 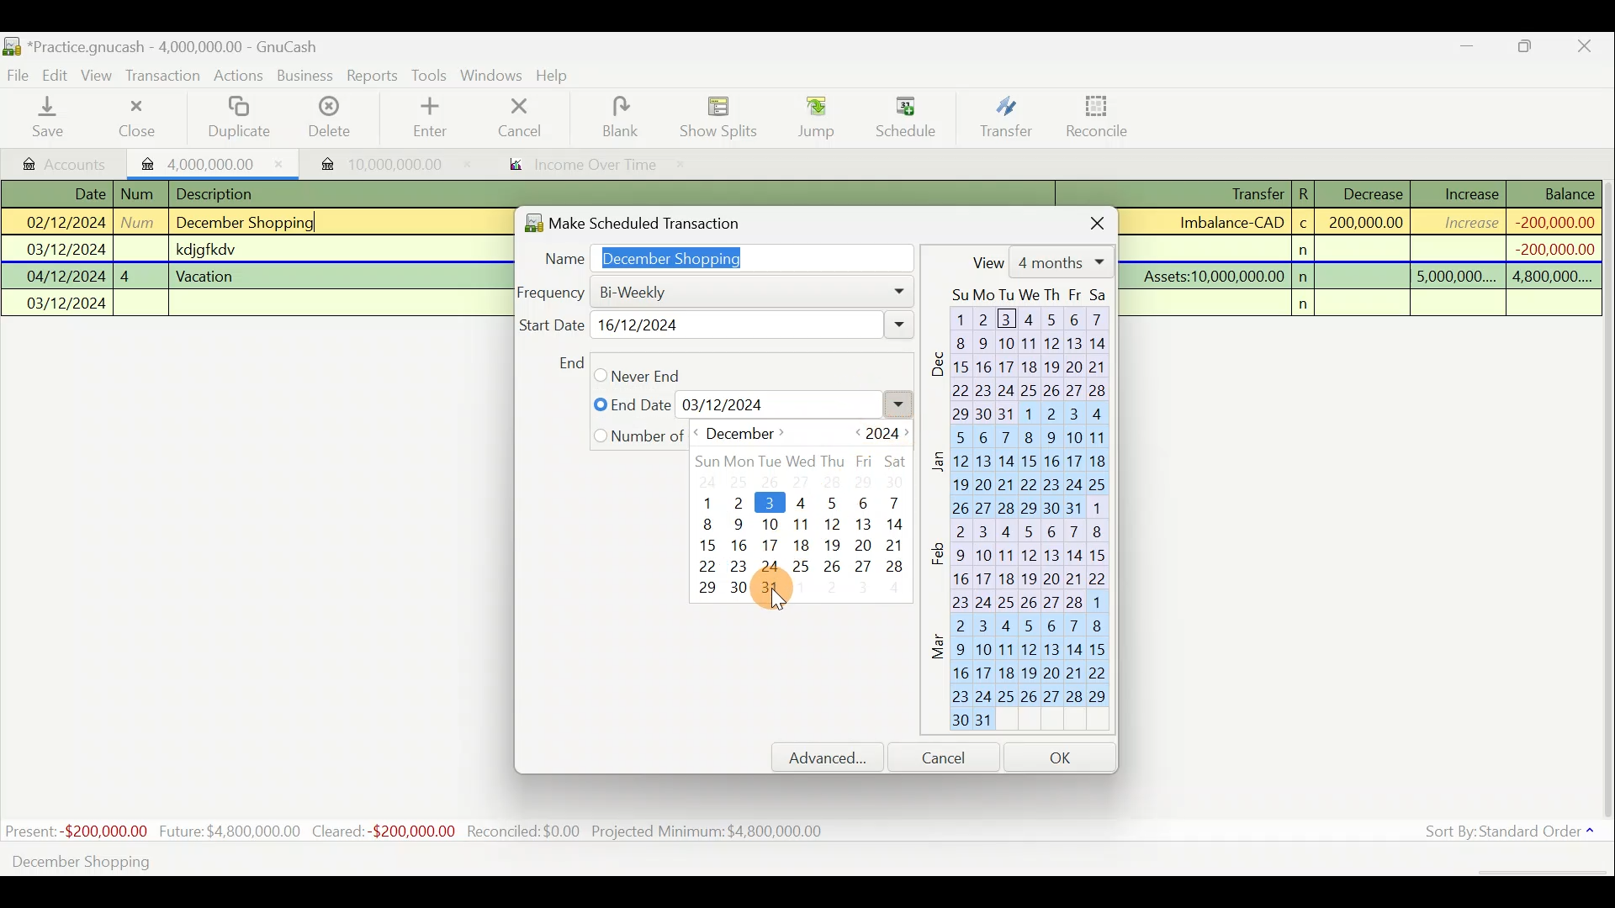 I want to click on Reports, so click(x=373, y=76).